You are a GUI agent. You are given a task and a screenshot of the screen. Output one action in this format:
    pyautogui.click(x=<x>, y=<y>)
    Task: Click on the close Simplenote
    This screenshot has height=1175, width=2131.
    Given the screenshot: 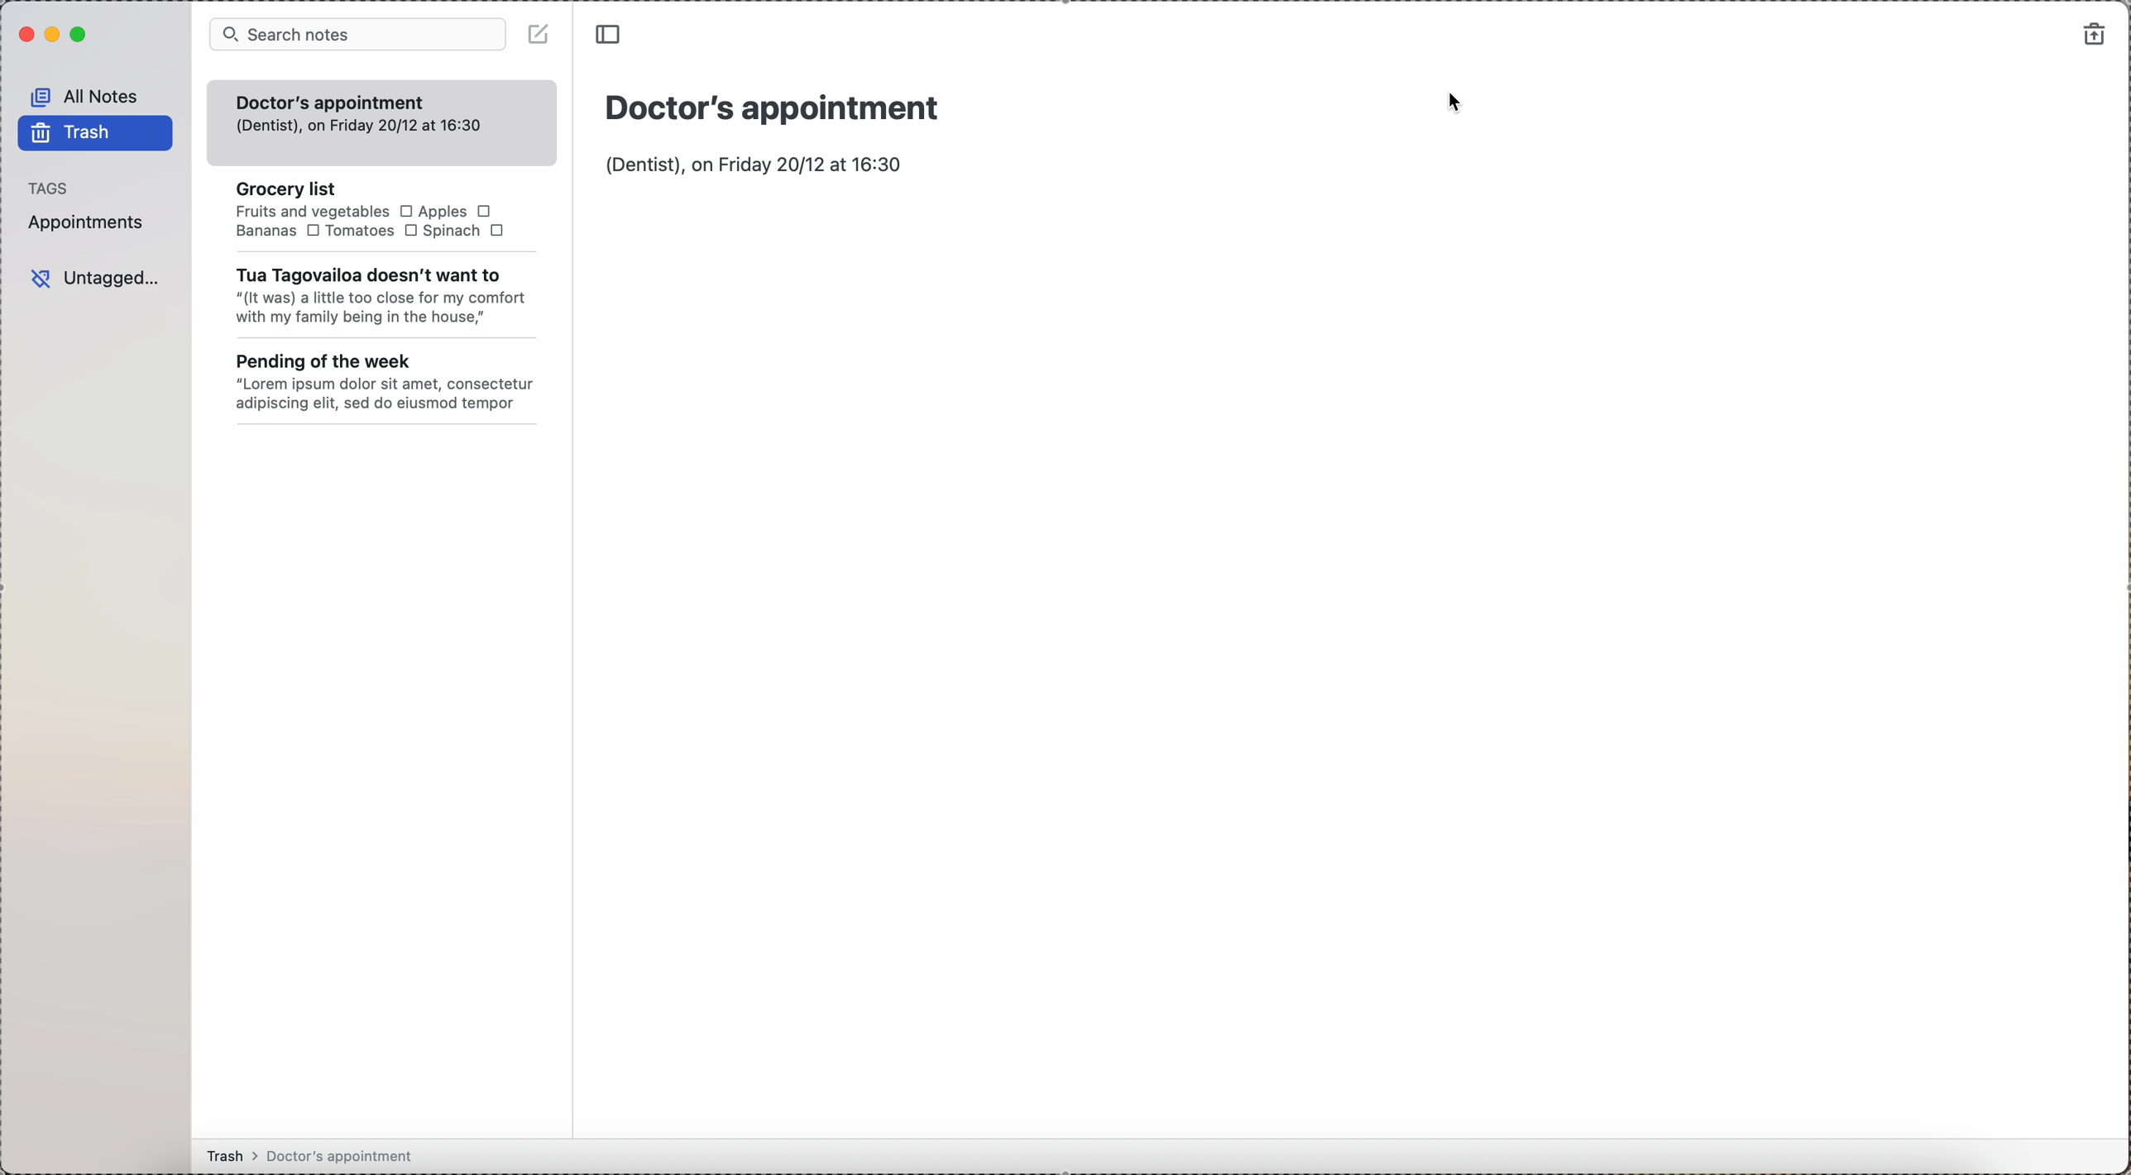 What is the action you would take?
    pyautogui.click(x=26, y=34)
    